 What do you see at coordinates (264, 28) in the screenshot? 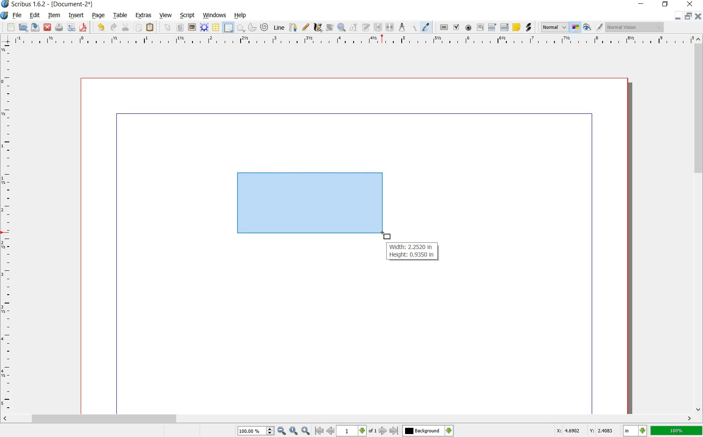
I see `SPIRAL` at bounding box center [264, 28].